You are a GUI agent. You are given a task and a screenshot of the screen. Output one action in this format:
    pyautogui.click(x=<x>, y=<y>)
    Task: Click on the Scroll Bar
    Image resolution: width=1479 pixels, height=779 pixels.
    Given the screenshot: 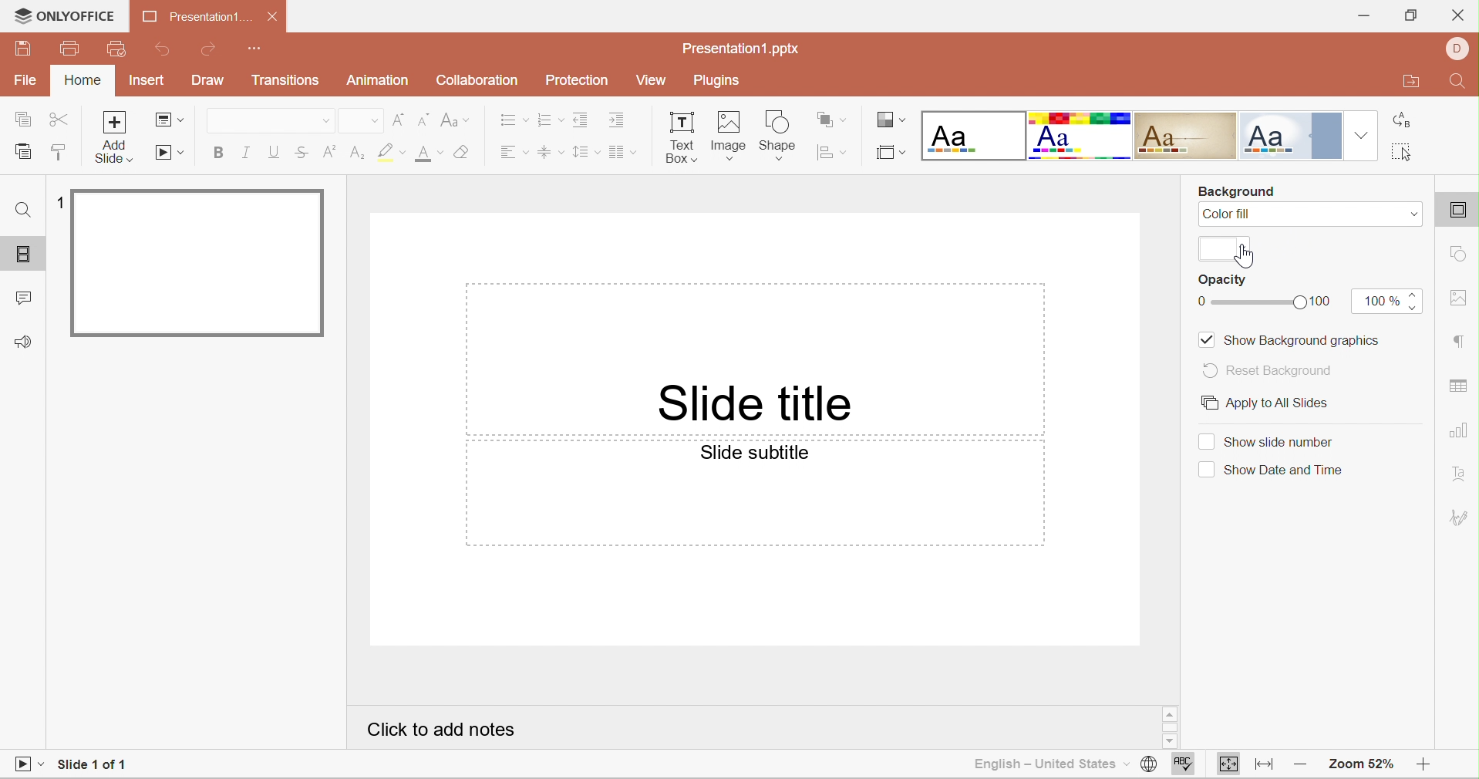 What is the action you would take?
    pyautogui.click(x=1424, y=730)
    